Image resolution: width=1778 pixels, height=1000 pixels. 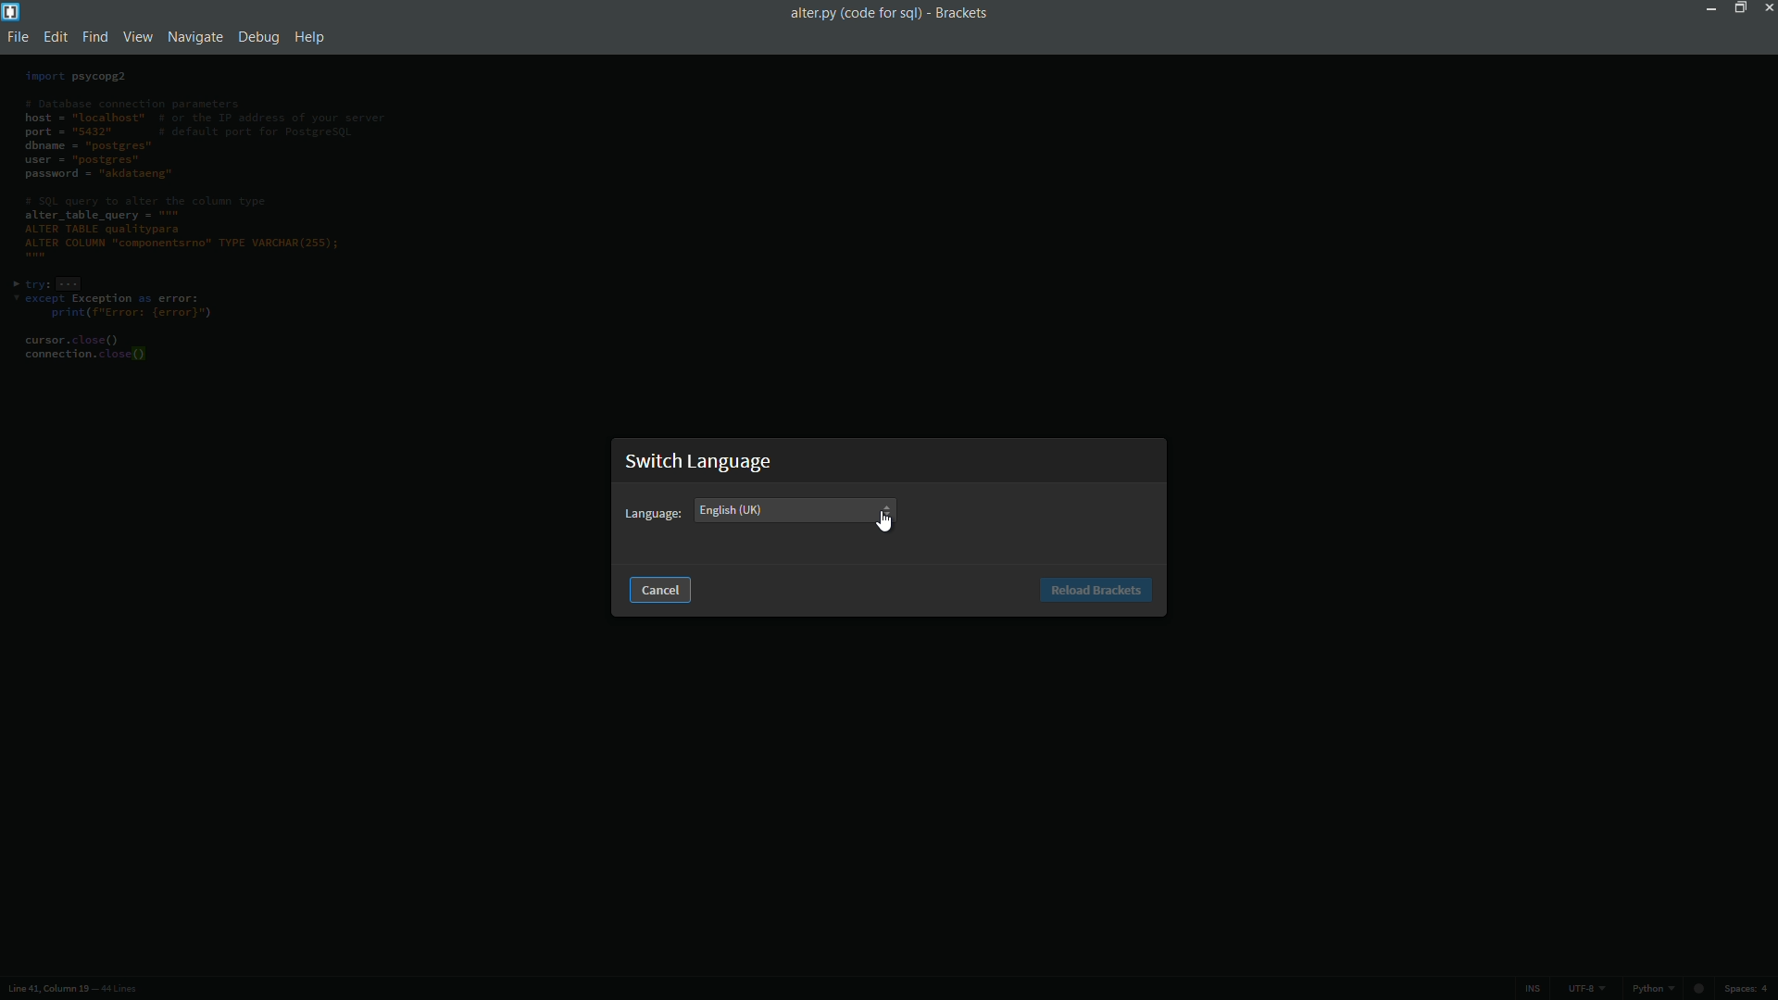 I want to click on help menu, so click(x=309, y=36).